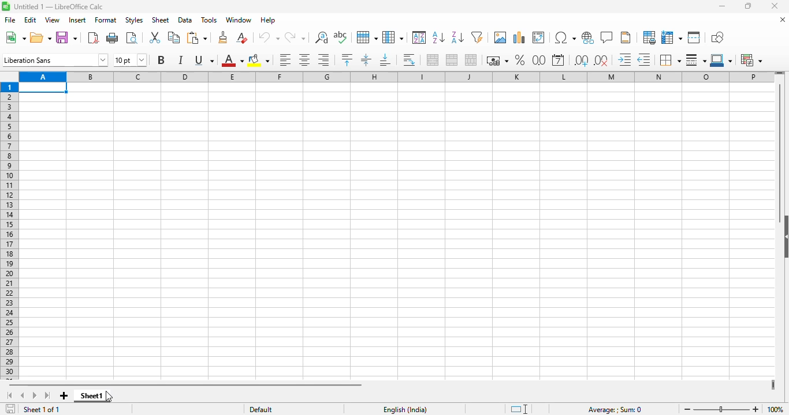 Image resolution: width=789 pixels, height=415 pixels. What do you see at coordinates (538, 37) in the screenshot?
I see `insert or edit pivot table` at bounding box center [538, 37].